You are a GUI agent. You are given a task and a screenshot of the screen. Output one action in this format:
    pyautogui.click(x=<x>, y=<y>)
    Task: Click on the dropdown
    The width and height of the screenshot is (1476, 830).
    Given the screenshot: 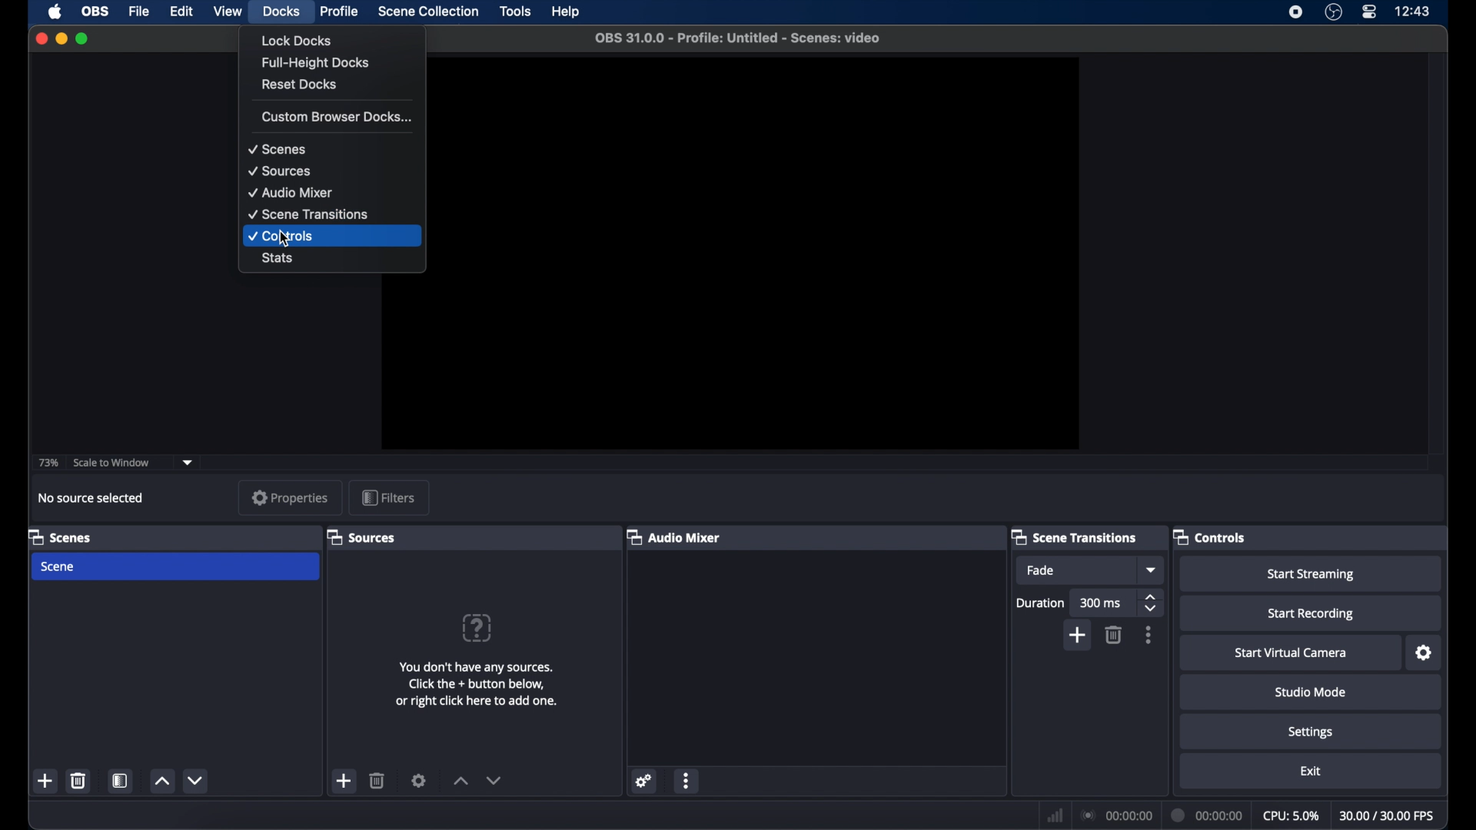 What is the action you would take?
    pyautogui.click(x=1152, y=570)
    